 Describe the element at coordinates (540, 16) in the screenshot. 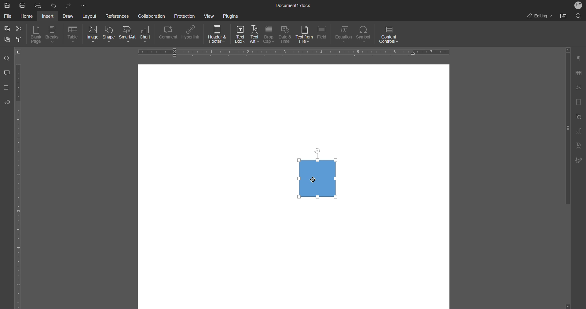

I see `Editing` at that location.